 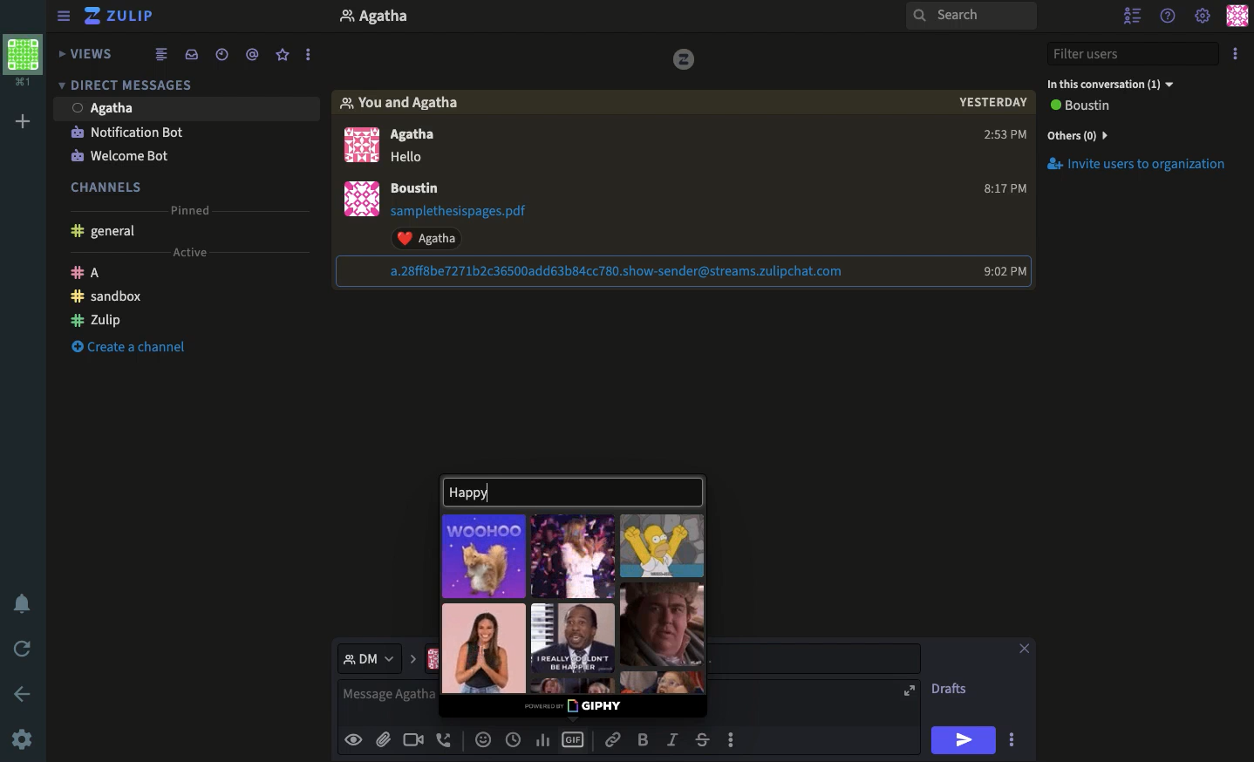 What do you see at coordinates (222, 57) in the screenshot?
I see `Global time` at bounding box center [222, 57].